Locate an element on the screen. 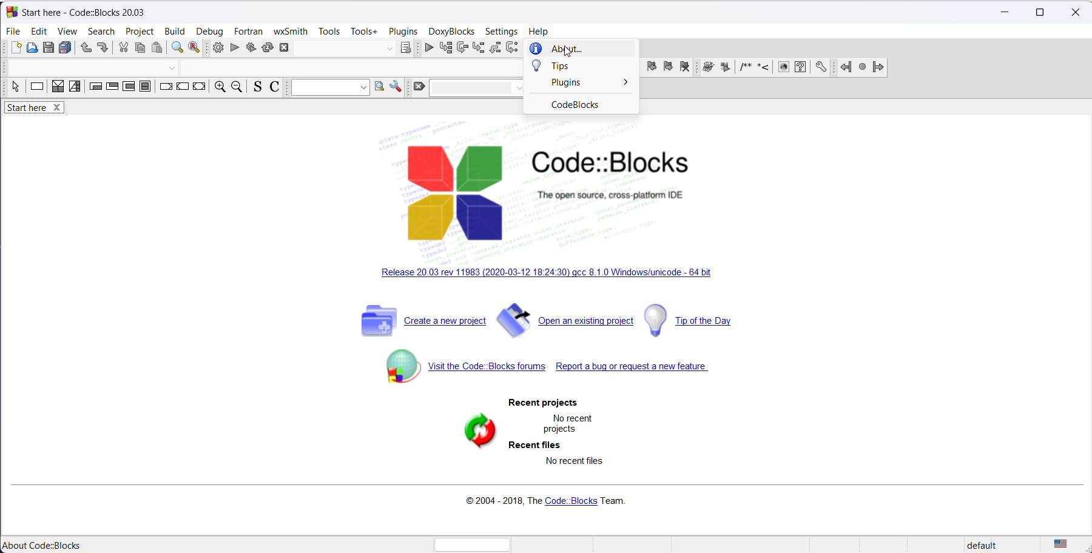 Image resolution: width=1092 pixels, height=553 pixels. previous bookmark is located at coordinates (652, 67).